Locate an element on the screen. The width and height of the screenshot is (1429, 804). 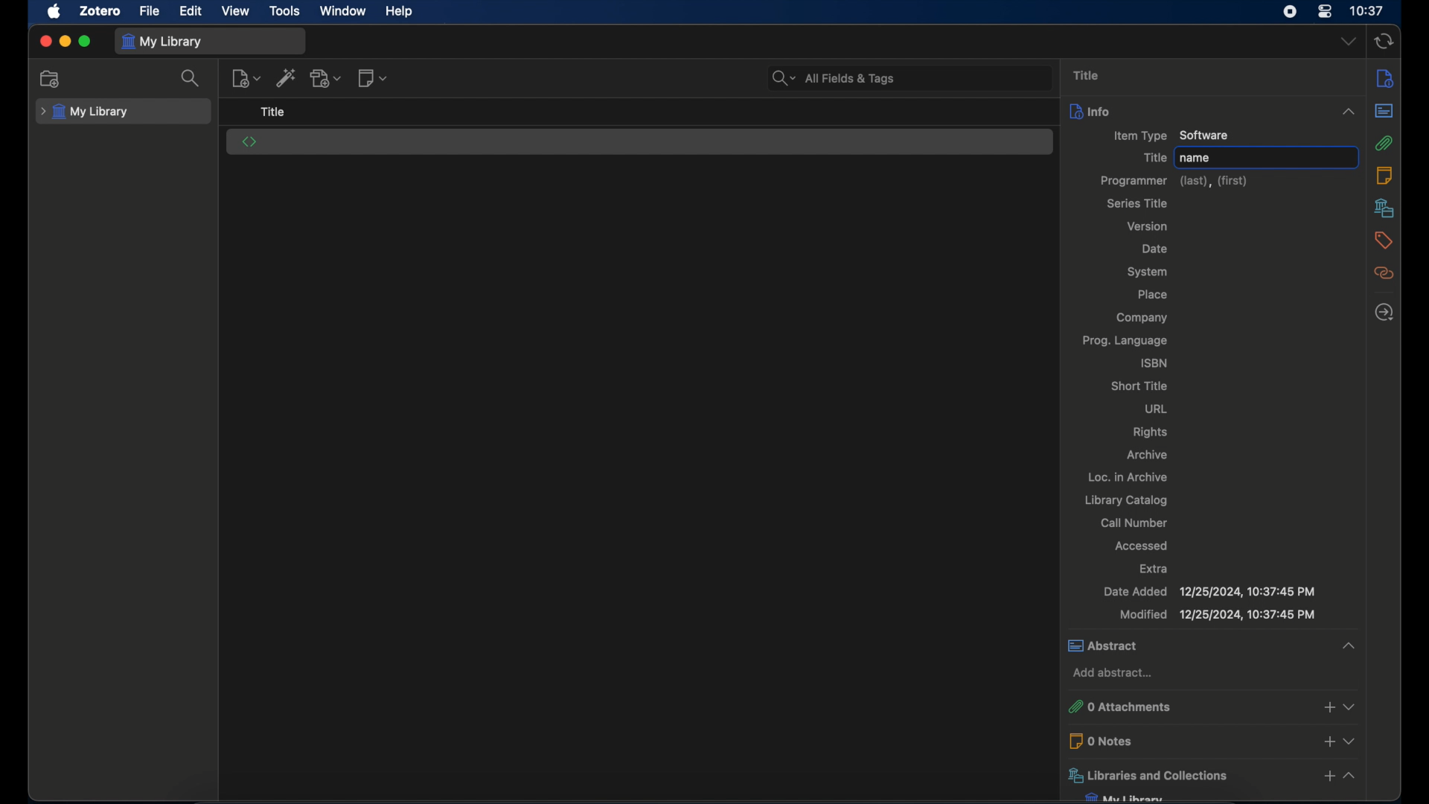
add attachments is located at coordinates (1328, 707).